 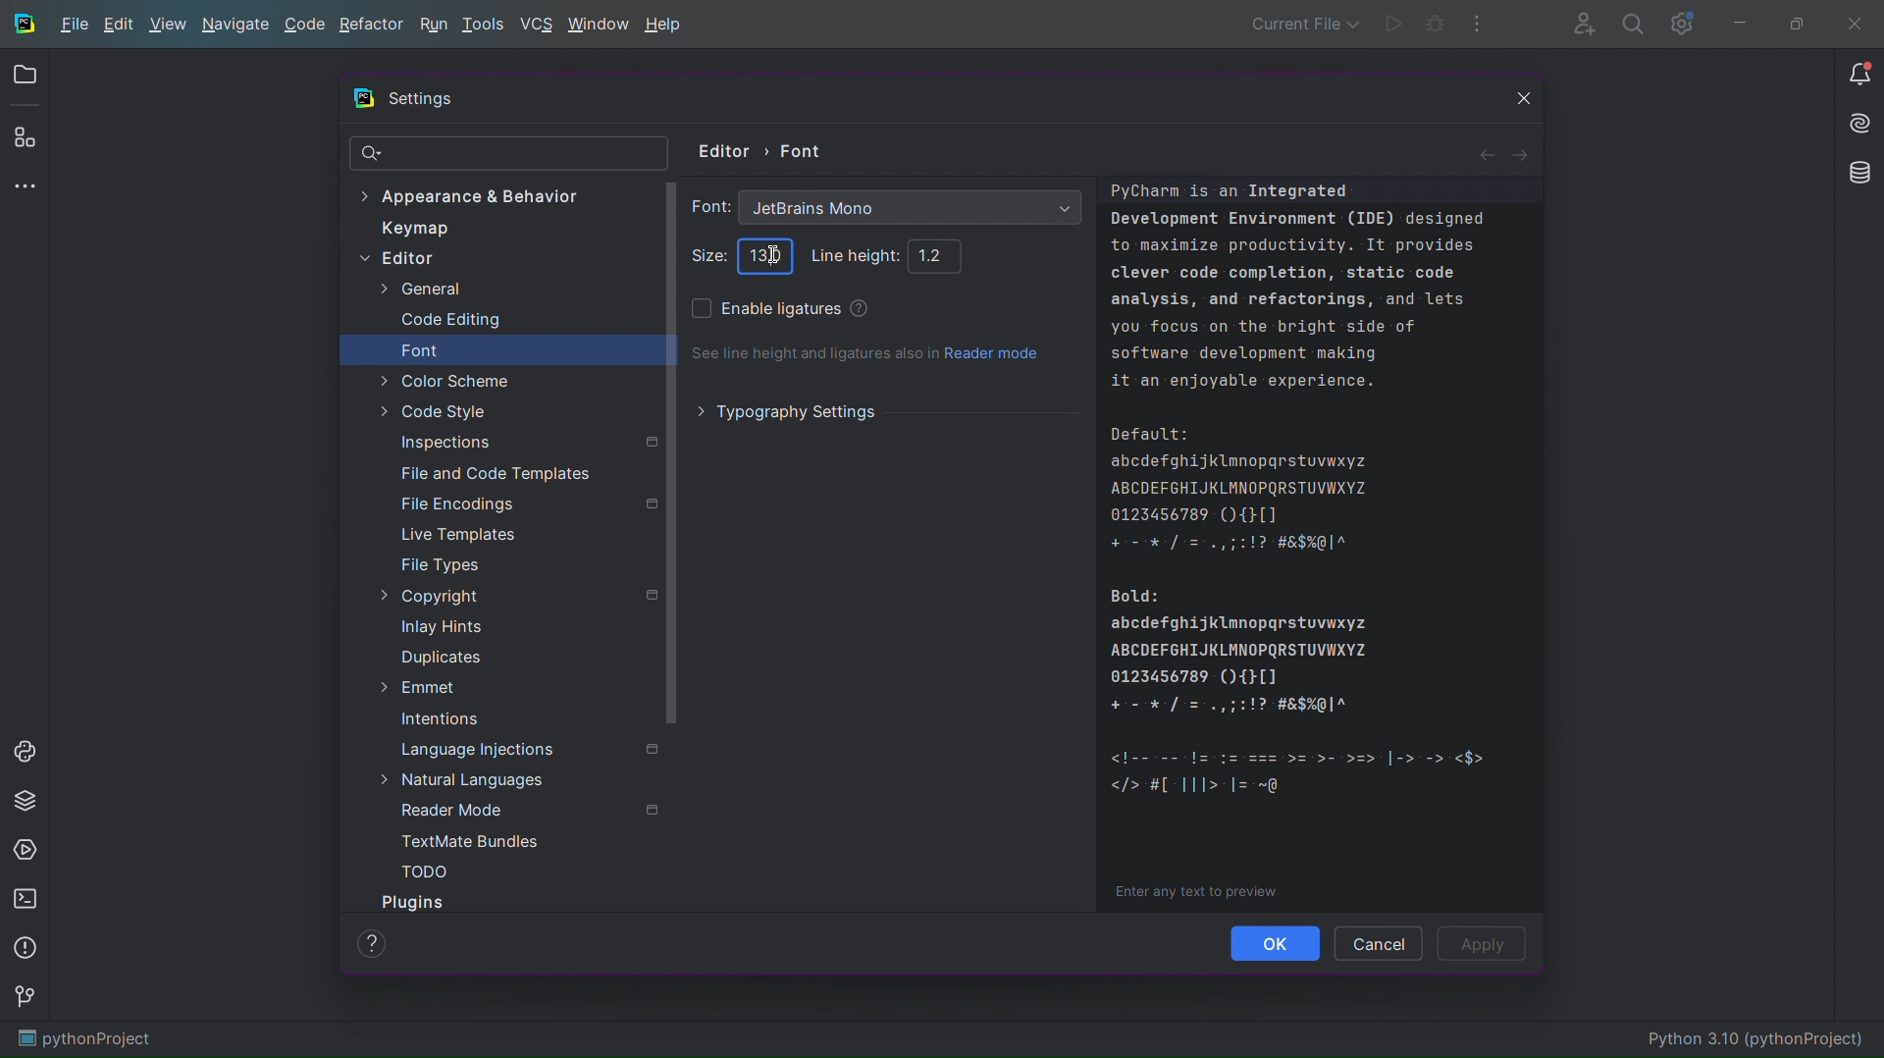 What do you see at coordinates (305, 27) in the screenshot?
I see `Code` at bounding box center [305, 27].